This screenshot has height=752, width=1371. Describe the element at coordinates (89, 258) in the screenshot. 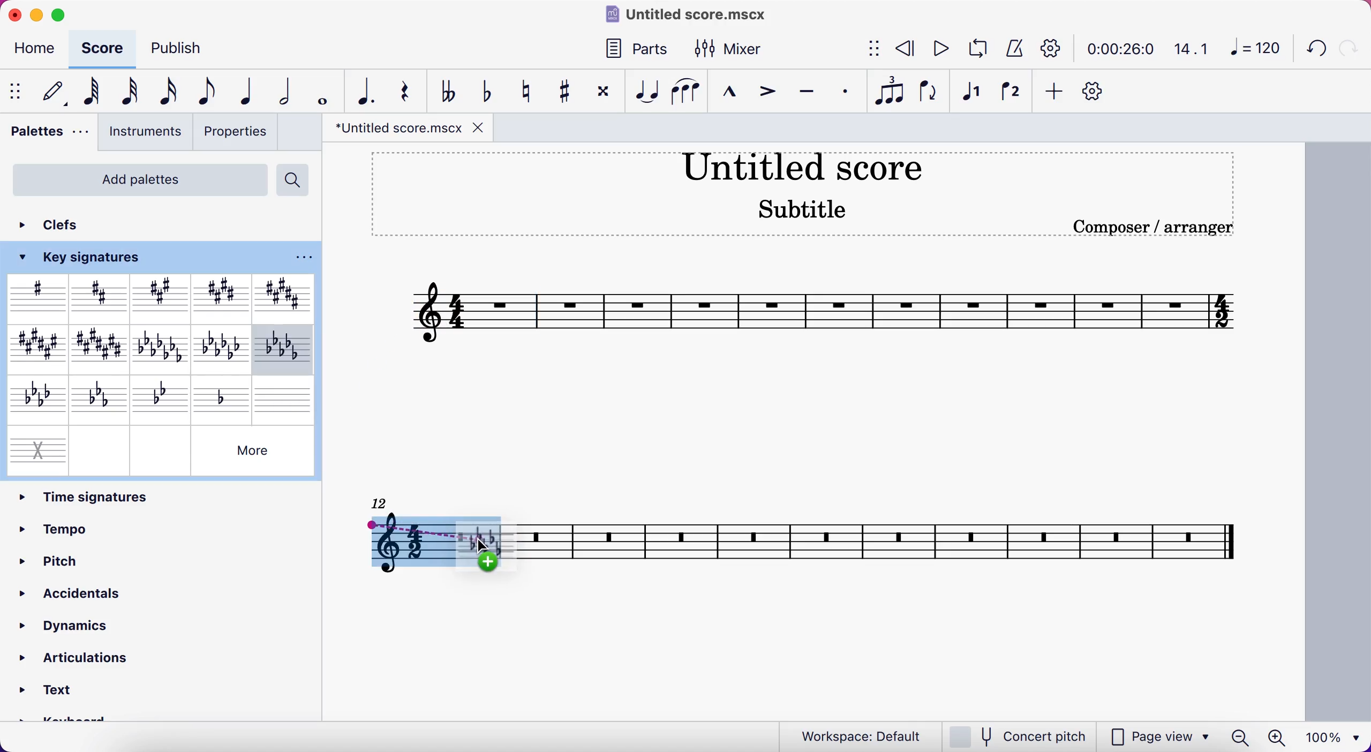

I see `key signature` at that location.